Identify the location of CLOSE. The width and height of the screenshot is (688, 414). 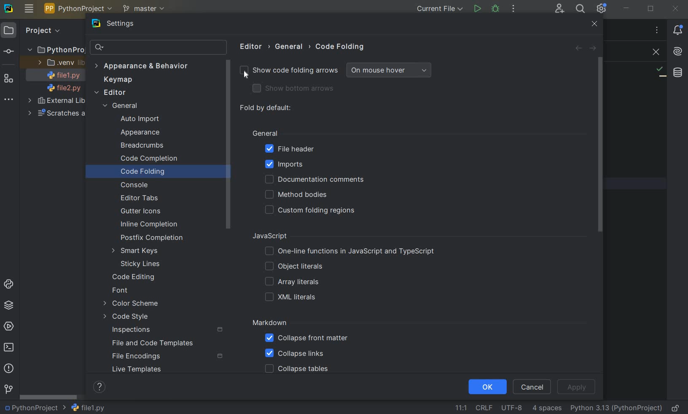
(654, 52).